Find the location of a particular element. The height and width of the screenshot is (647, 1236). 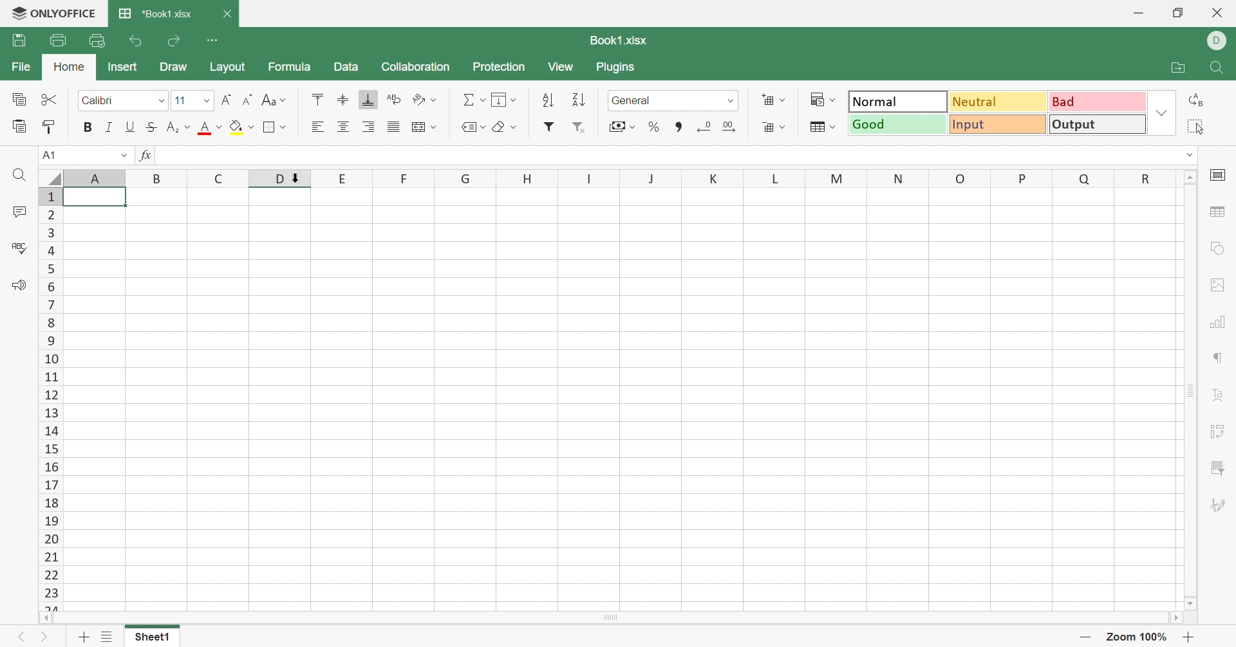

File is located at coordinates (19, 66).